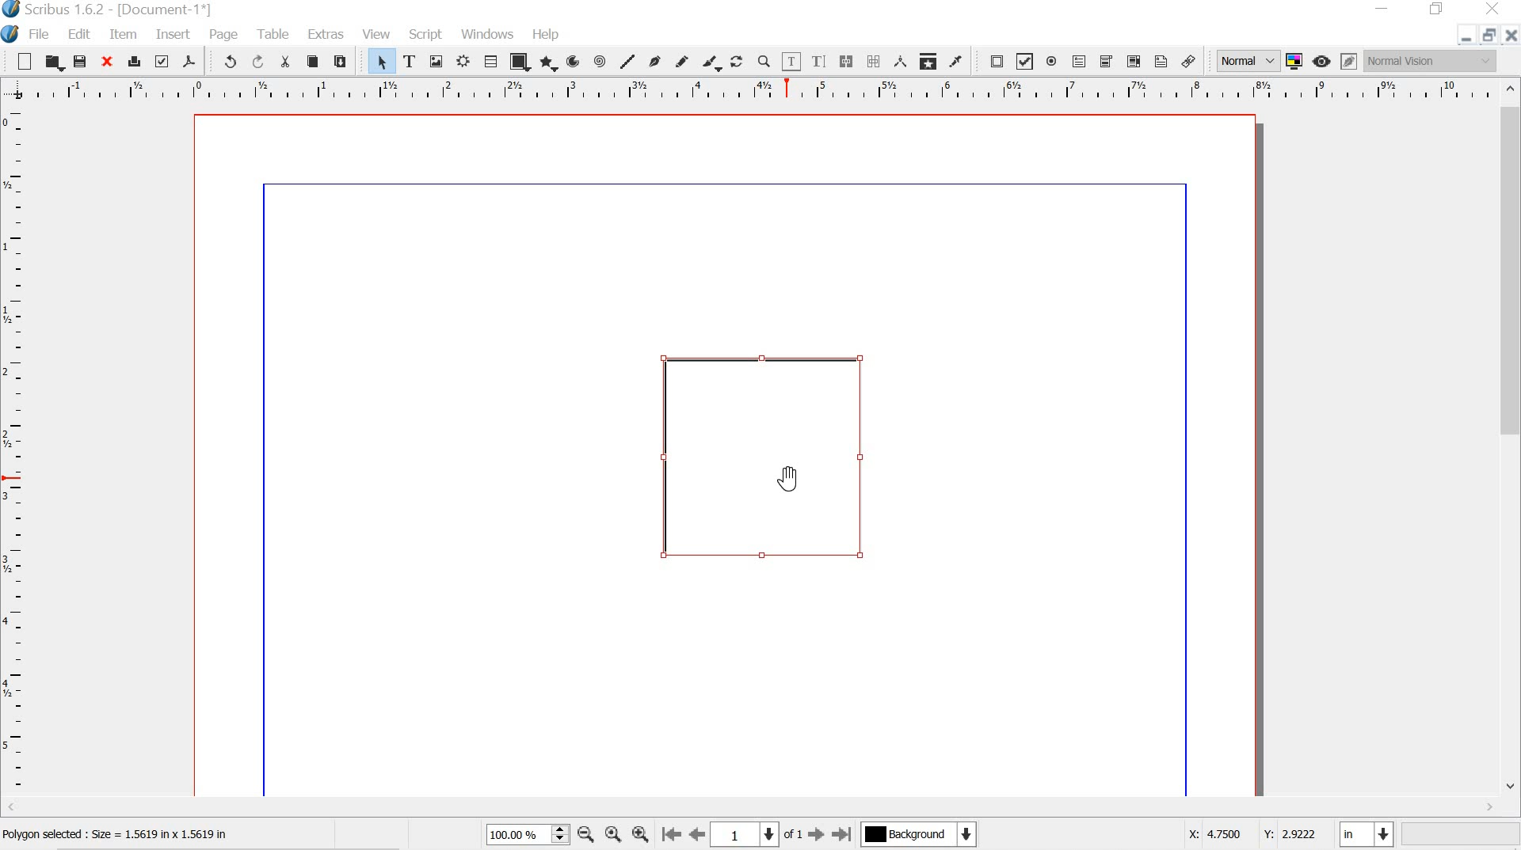  What do you see at coordinates (898, 62) in the screenshot?
I see `measurements` at bounding box center [898, 62].